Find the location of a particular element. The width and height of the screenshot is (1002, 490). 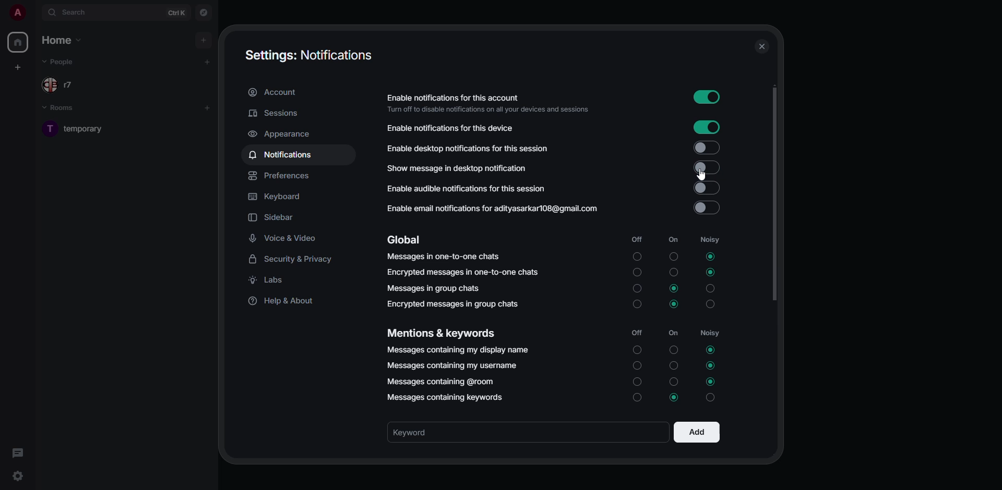

settings notifications is located at coordinates (308, 55).